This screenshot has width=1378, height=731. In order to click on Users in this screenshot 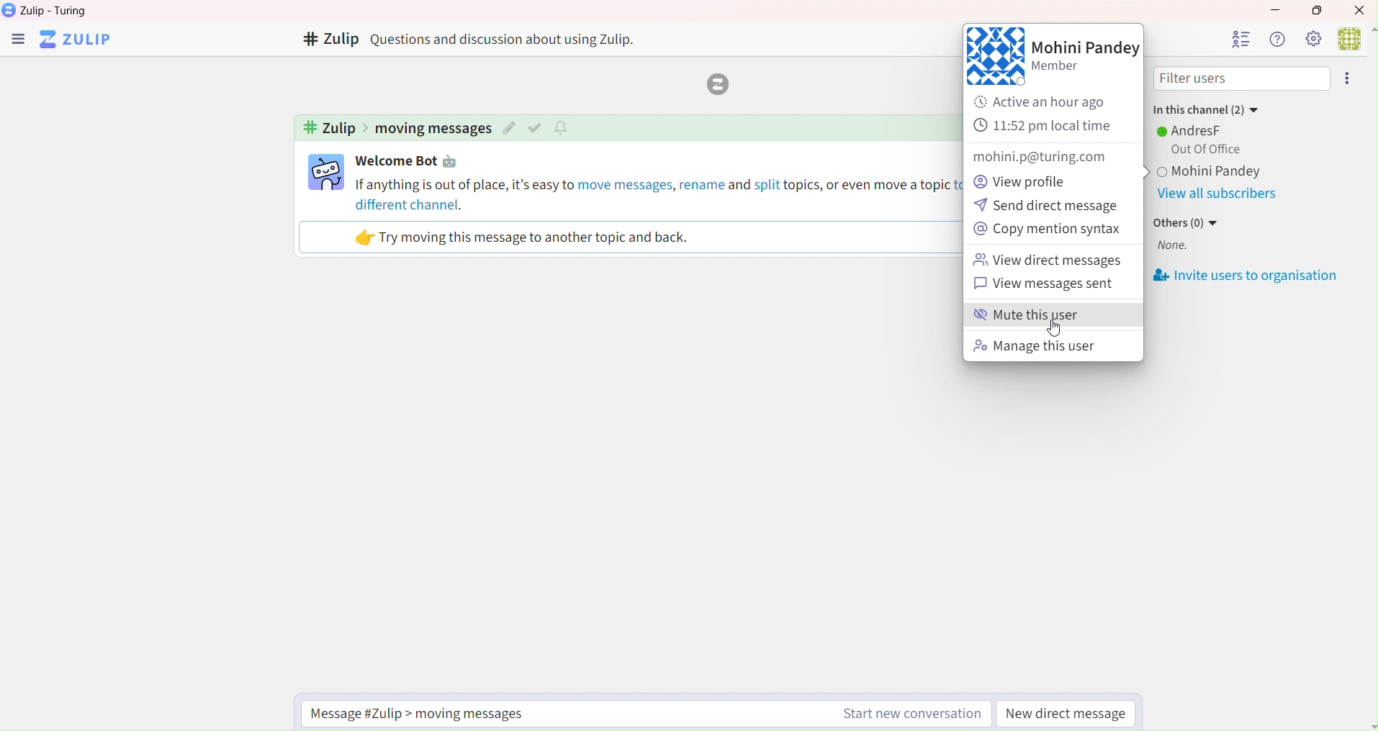, I will do `click(1240, 39)`.